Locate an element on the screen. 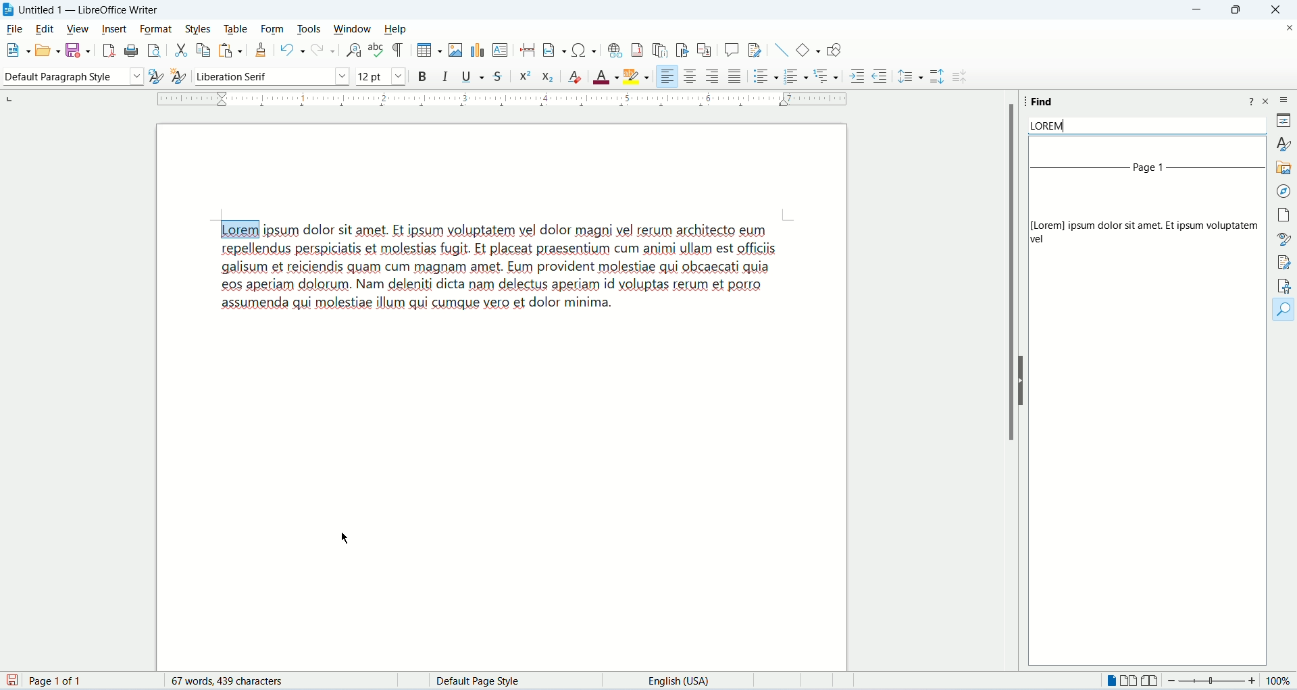 This screenshot has height=690, width=1297. subscript is located at coordinates (547, 78).